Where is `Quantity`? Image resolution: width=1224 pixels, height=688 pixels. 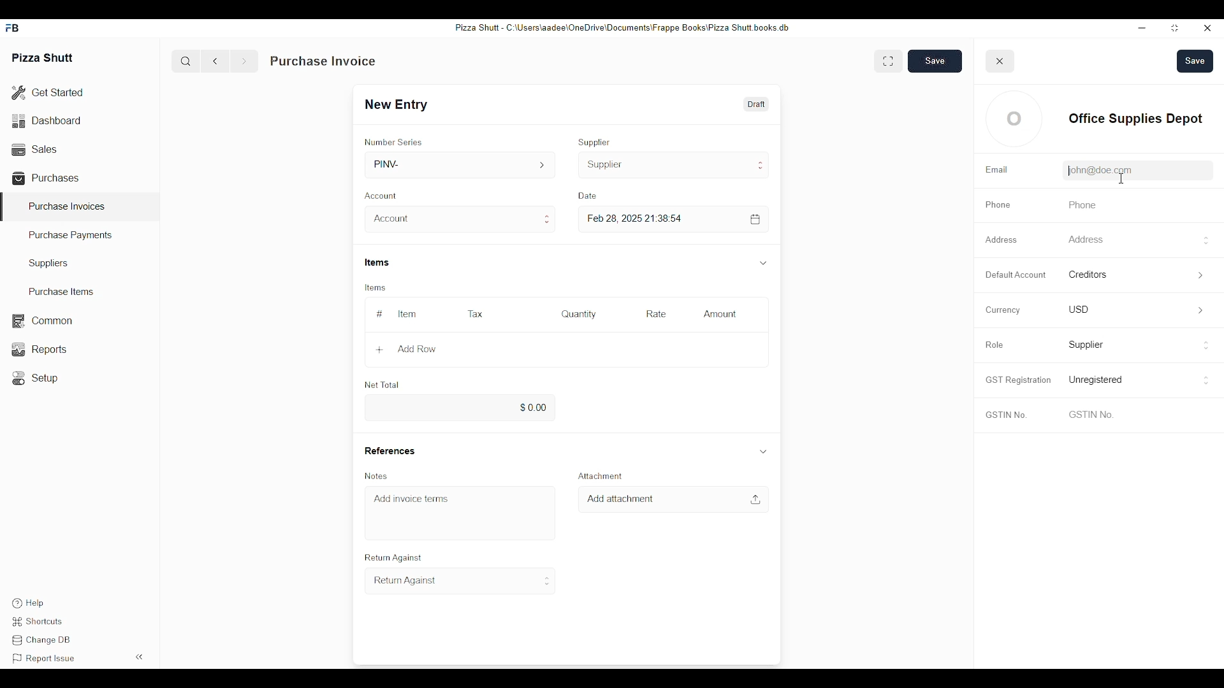 Quantity is located at coordinates (578, 314).